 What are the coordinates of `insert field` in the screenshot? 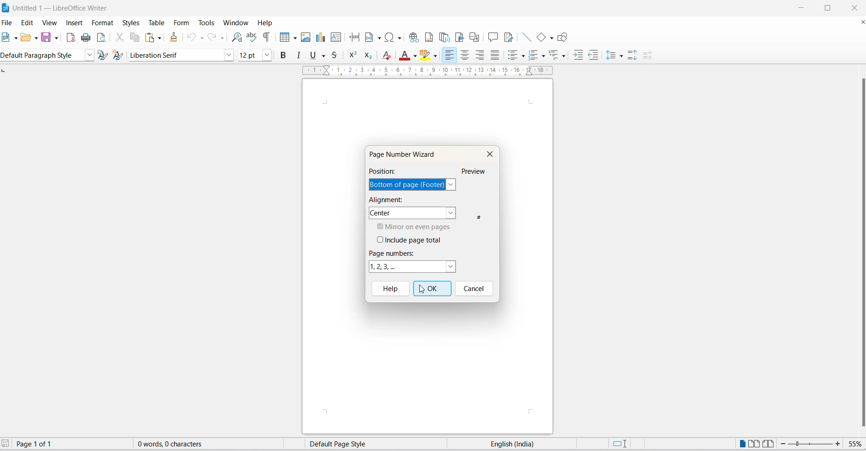 It's located at (372, 37).